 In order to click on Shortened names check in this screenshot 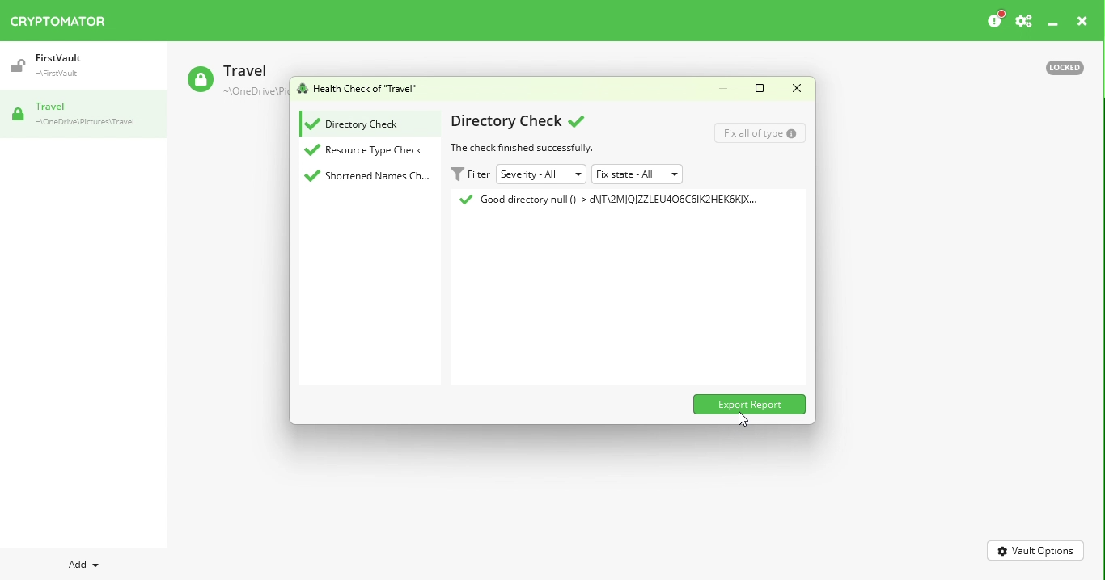, I will do `click(366, 176)`.